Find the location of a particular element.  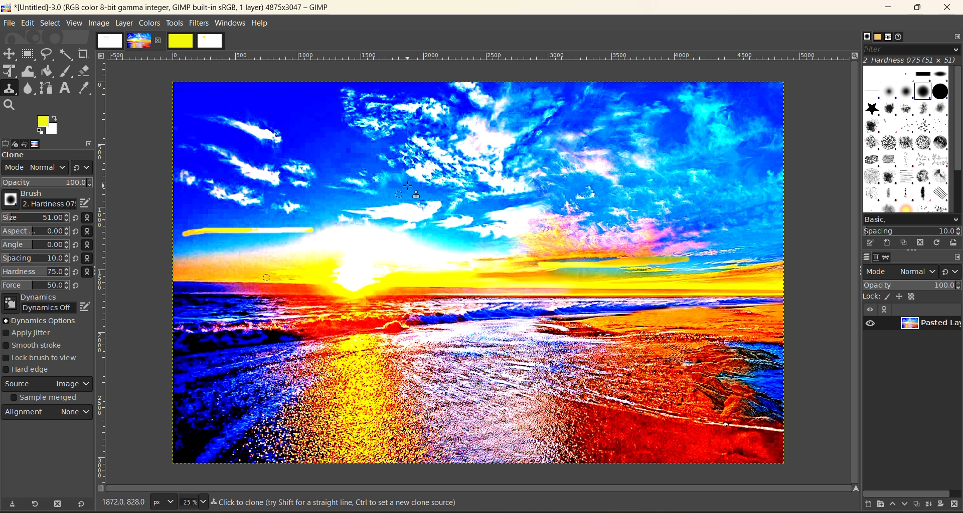

opacity is located at coordinates (911, 285).